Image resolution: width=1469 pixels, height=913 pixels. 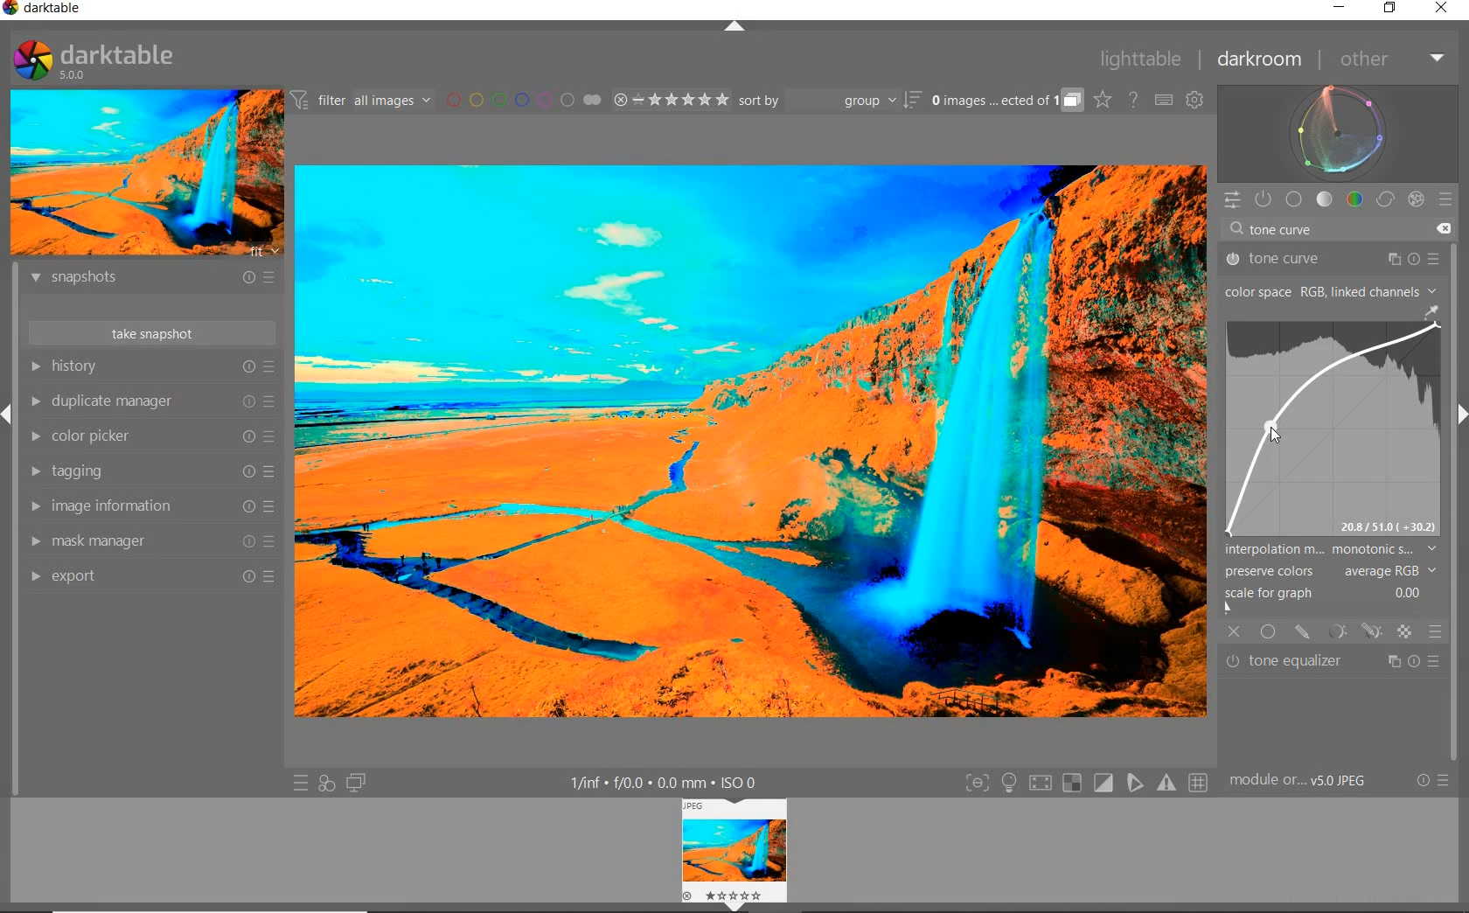 What do you see at coordinates (1273, 429) in the screenshot?
I see `CURSOR` at bounding box center [1273, 429].